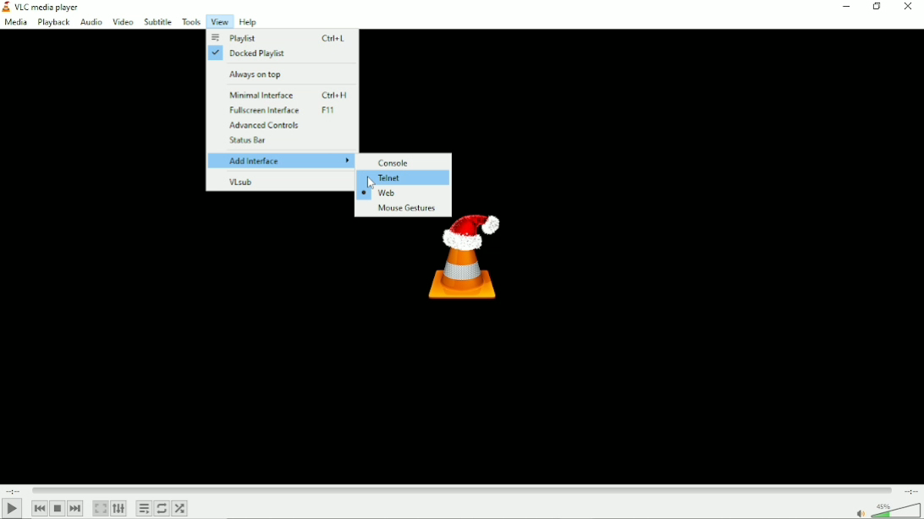 The height and width of the screenshot is (519, 924). Describe the element at coordinates (14, 490) in the screenshot. I see `Elapsed time` at that location.